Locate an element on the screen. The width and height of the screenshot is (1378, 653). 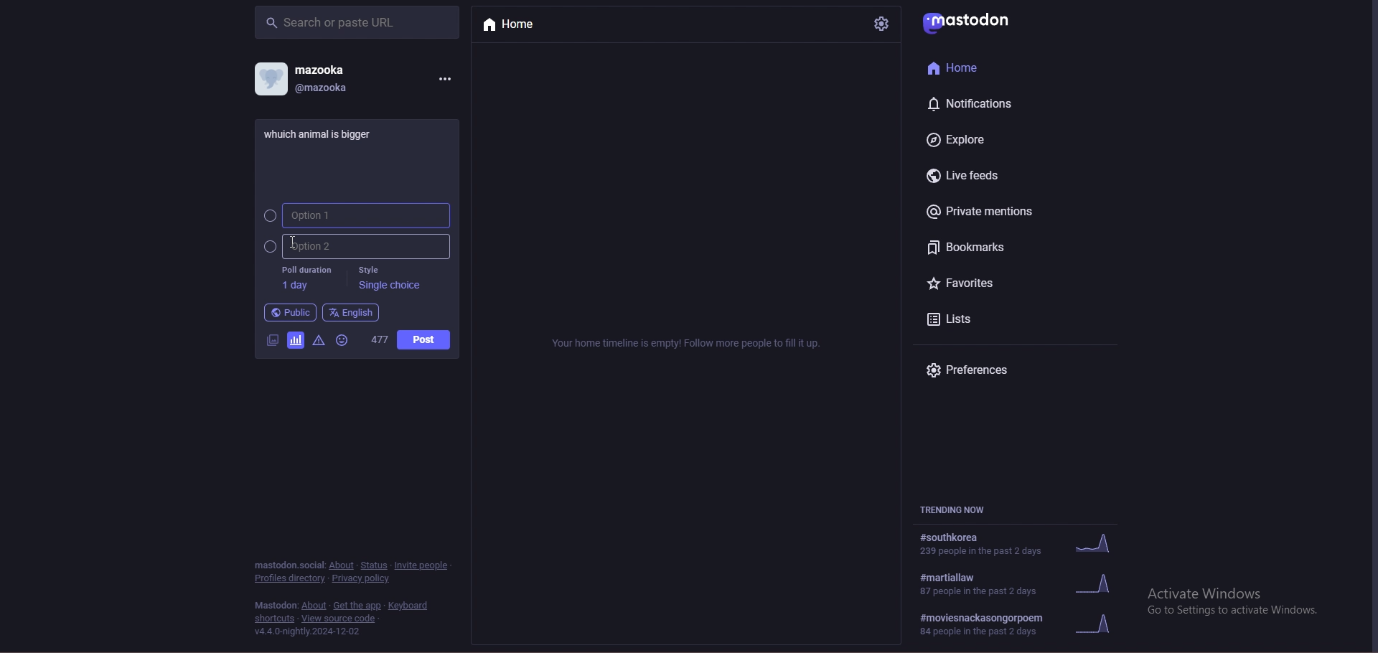
favorites is located at coordinates (979, 285).